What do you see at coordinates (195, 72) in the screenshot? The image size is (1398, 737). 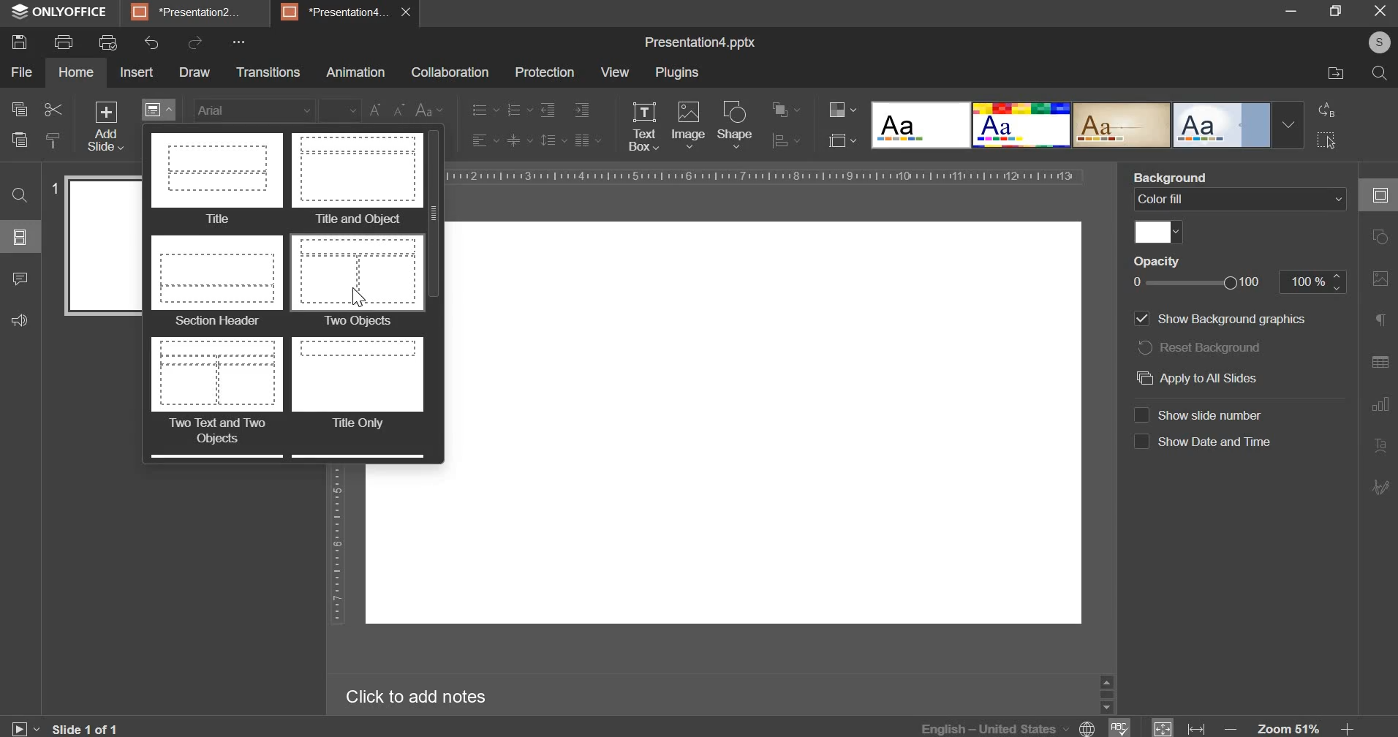 I see `draw` at bounding box center [195, 72].